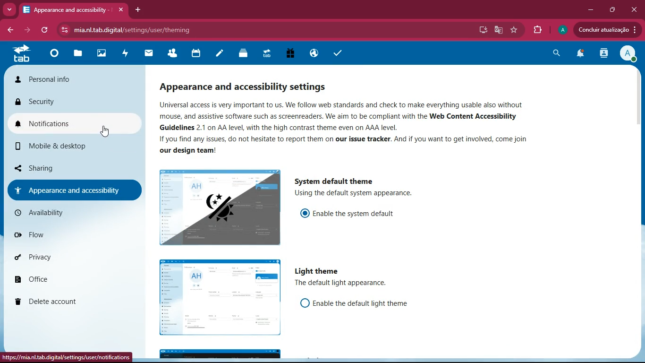  What do you see at coordinates (605, 54) in the screenshot?
I see `activity` at bounding box center [605, 54].